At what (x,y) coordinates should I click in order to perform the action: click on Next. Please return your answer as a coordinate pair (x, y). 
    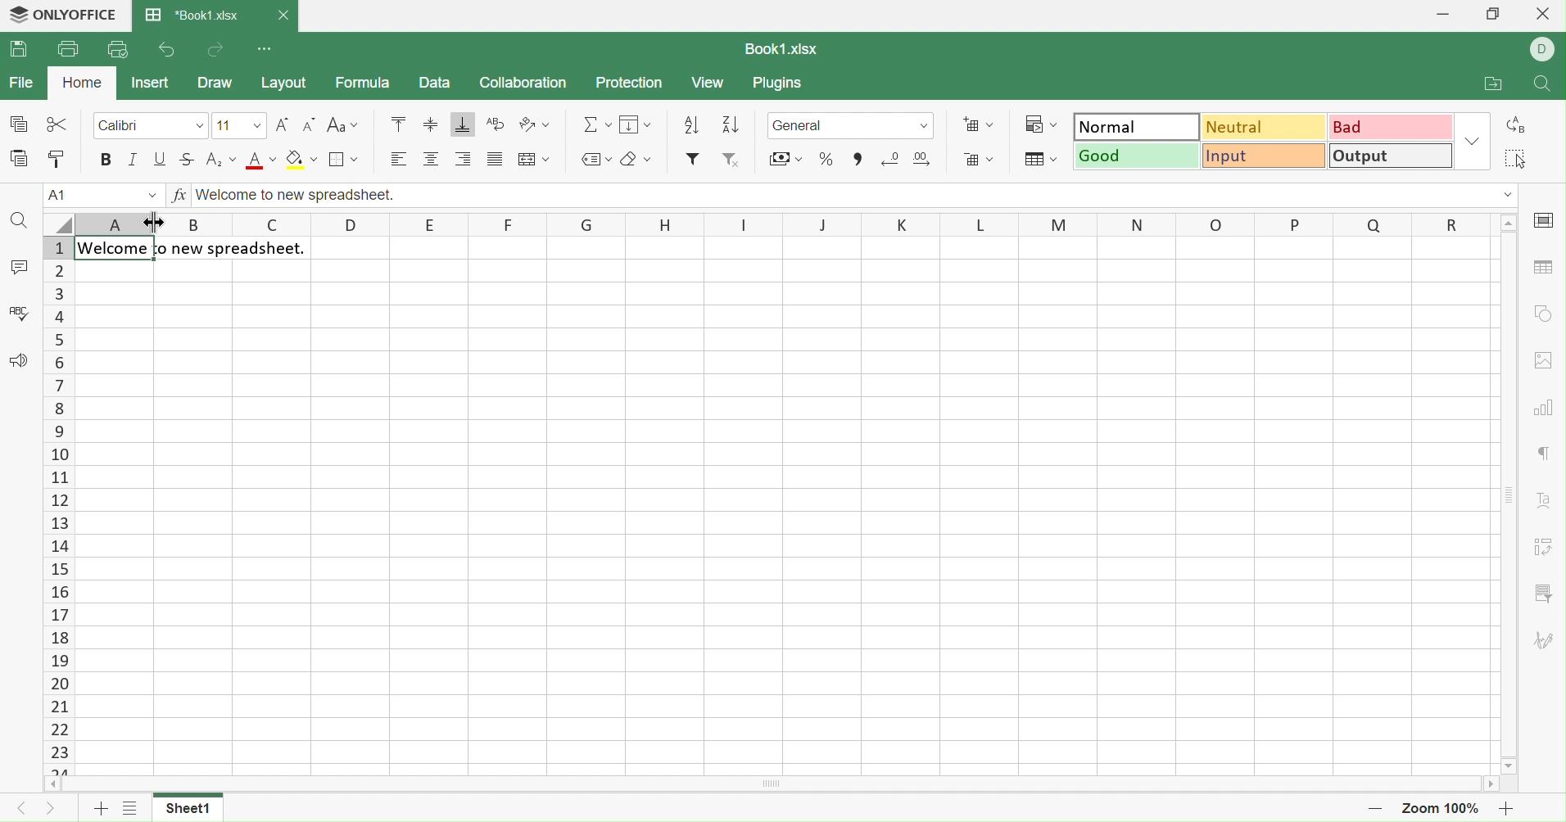
    Looking at the image, I should click on (56, 810).